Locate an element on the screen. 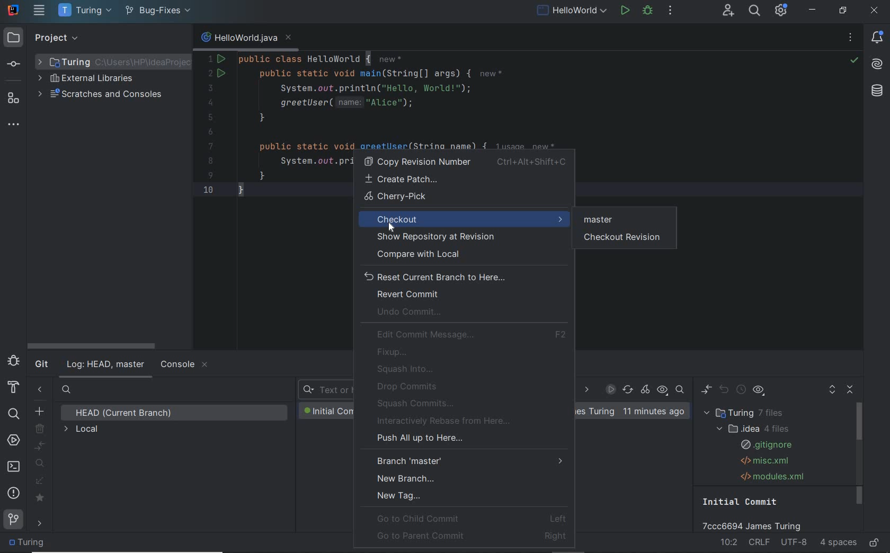 This screenshot has height=553, width=890. problems is located at coordinates (14, 493).